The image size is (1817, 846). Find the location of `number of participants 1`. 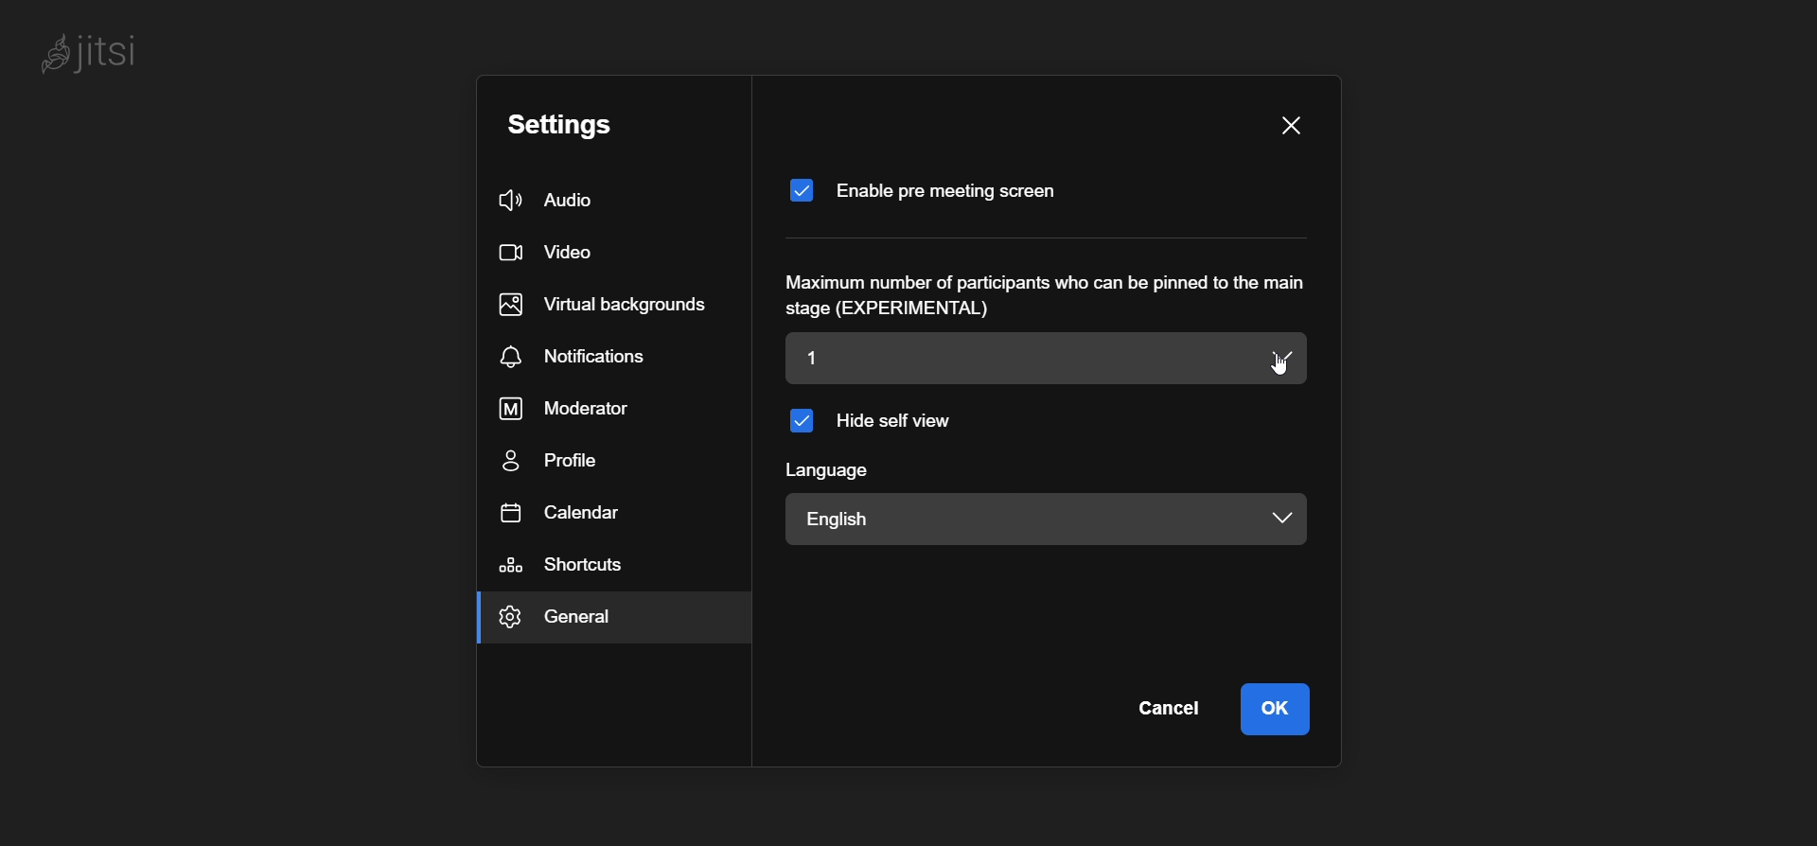

number of participants 1 is located at coordinates (999, 356).